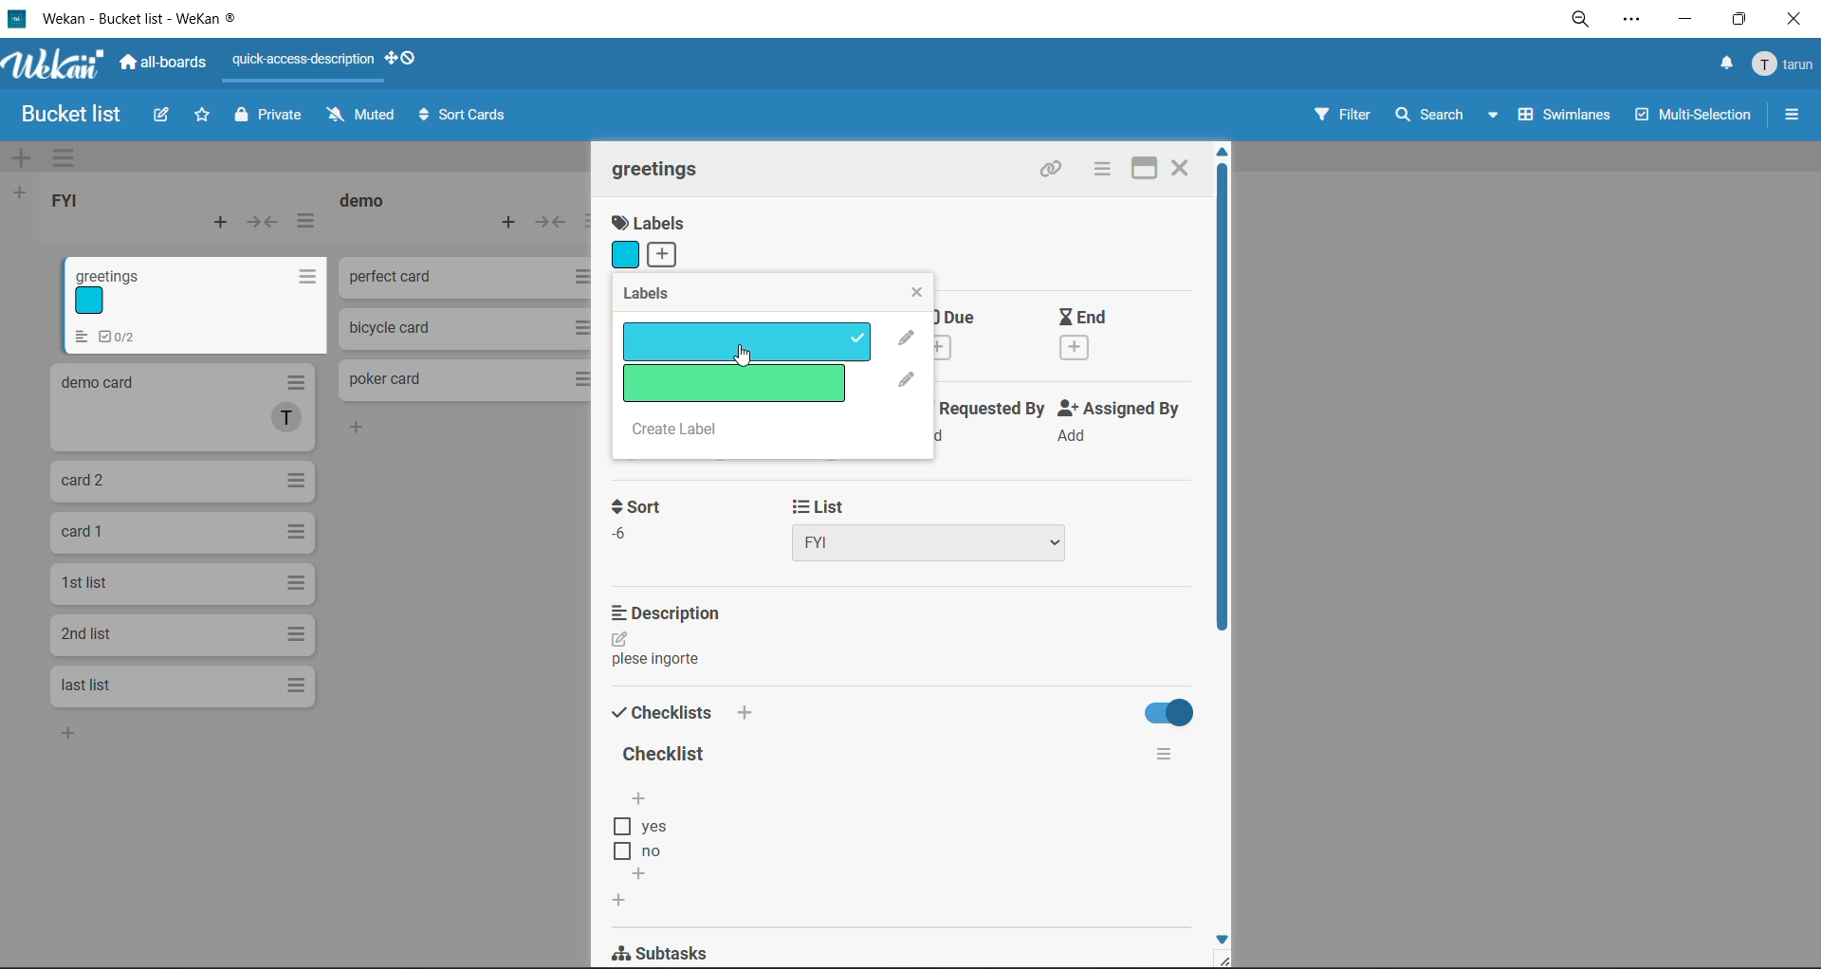 The width and height of the screenshot is (1821, 969). What do you see at coordinates (1636, 22) in the screenshot?
I see `settings` at bounding box center [1636, 22].